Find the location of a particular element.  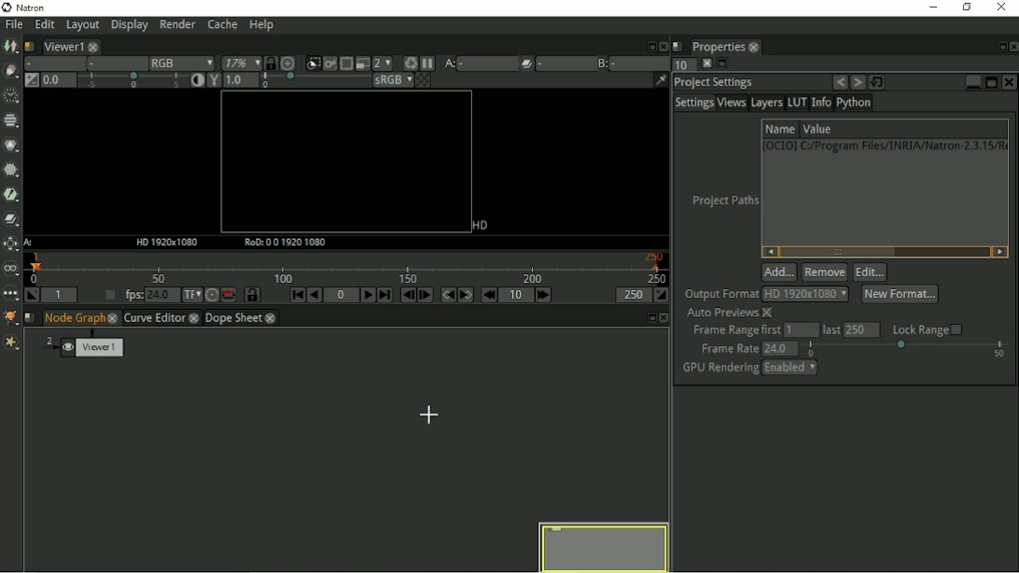

Next keyframe is located at coordinates (467, 296).